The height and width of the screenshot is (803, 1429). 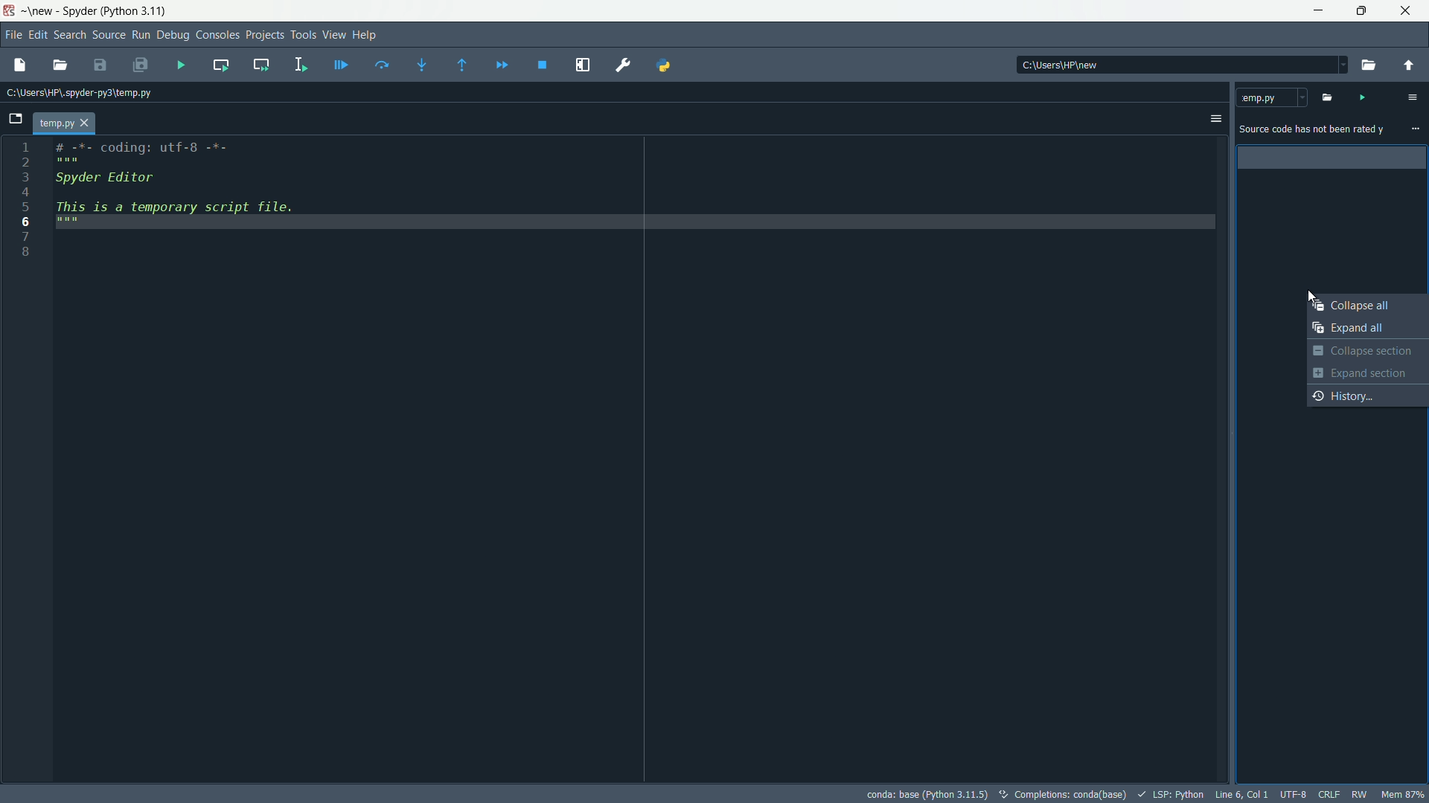 What do you see at coordinates (1367, 329) in the screenshot?
I see `expand all` at bounding box center [1367, 329].